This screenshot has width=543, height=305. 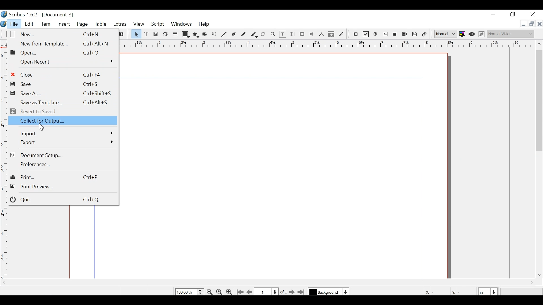 I want to click on Y:, so click(x=455, y=291).